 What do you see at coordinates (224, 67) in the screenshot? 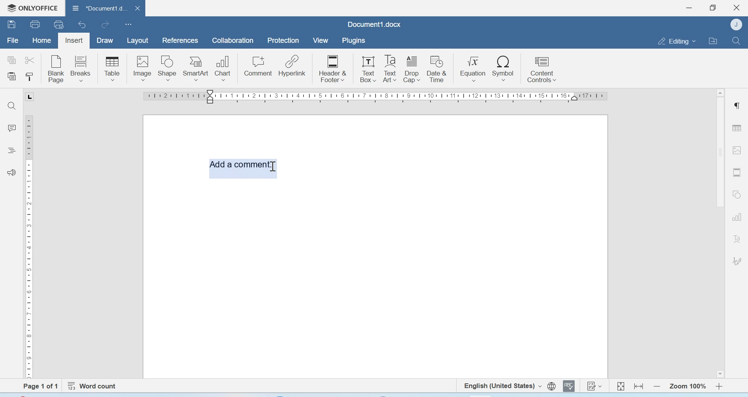
I see `Chart` at bounding box center [224, 67].